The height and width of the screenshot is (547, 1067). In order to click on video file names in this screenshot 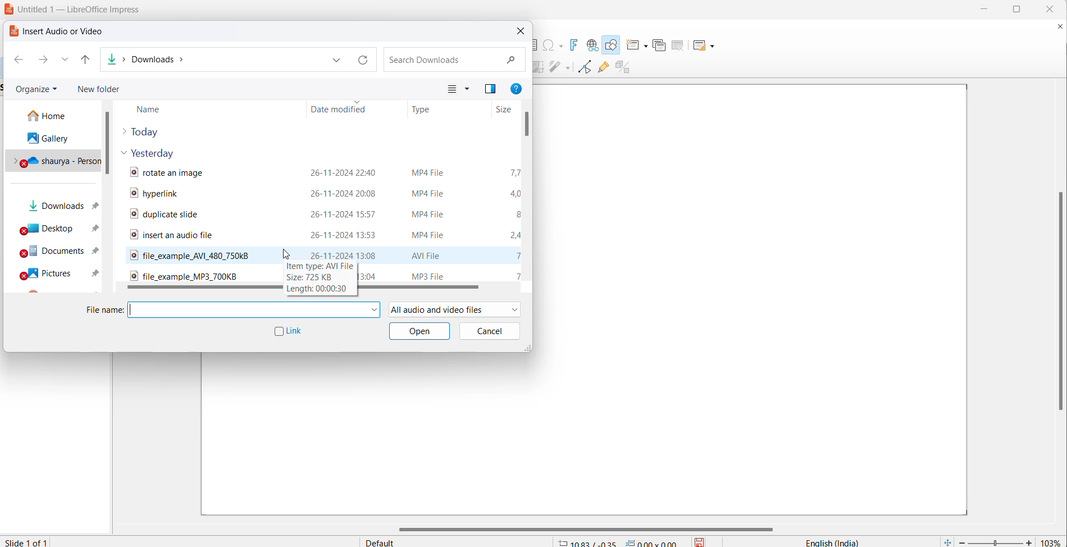, I will do `click(198, 215)`.